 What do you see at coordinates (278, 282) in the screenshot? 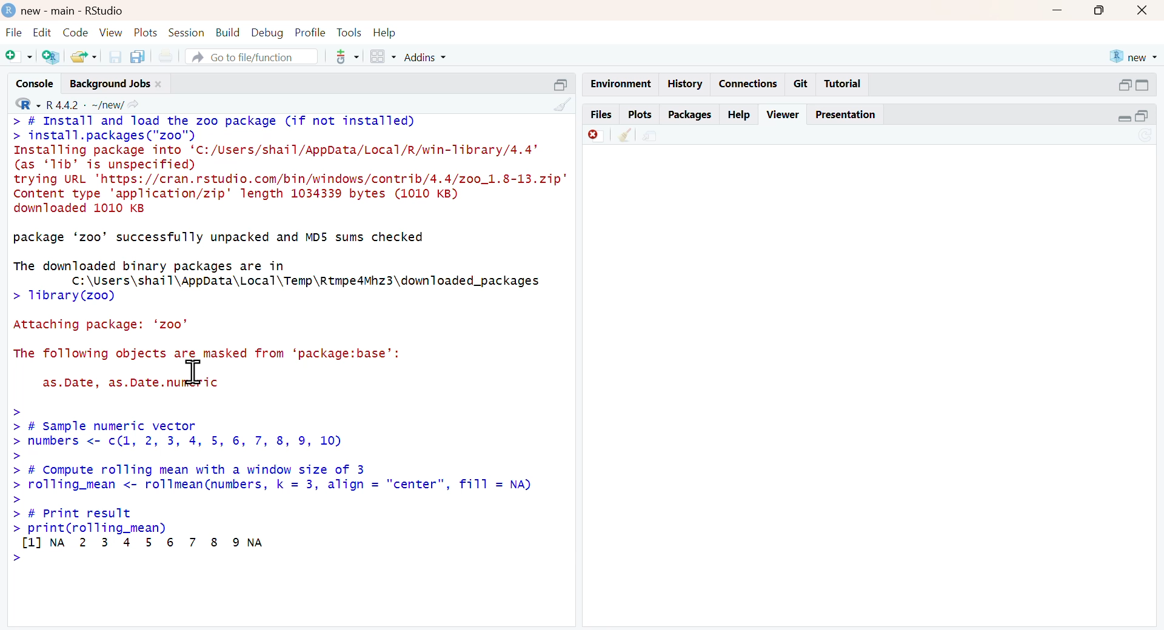
I see `The downloaded binary packages are in
C:\Users\shail\AppData\Local\Temp\Rtmpe4Mhz3\downTloaded_packages
> 1ibrary(zoo)` at bounding box center [278, 282].